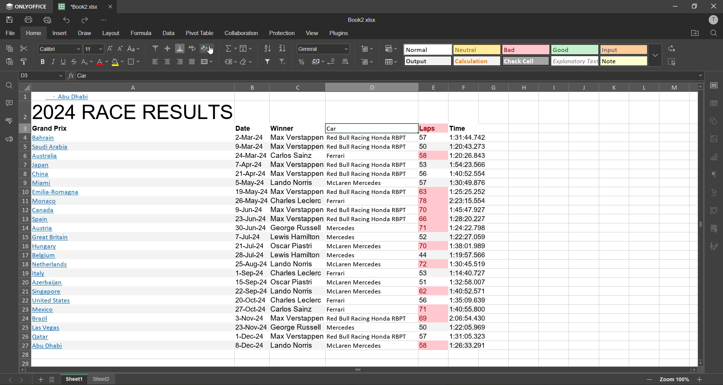 Image resolution: width=723 pixels, height=385 pixels. Describe the element at coordinates (363, 19) in the screenshot. I see `file name` at that location.